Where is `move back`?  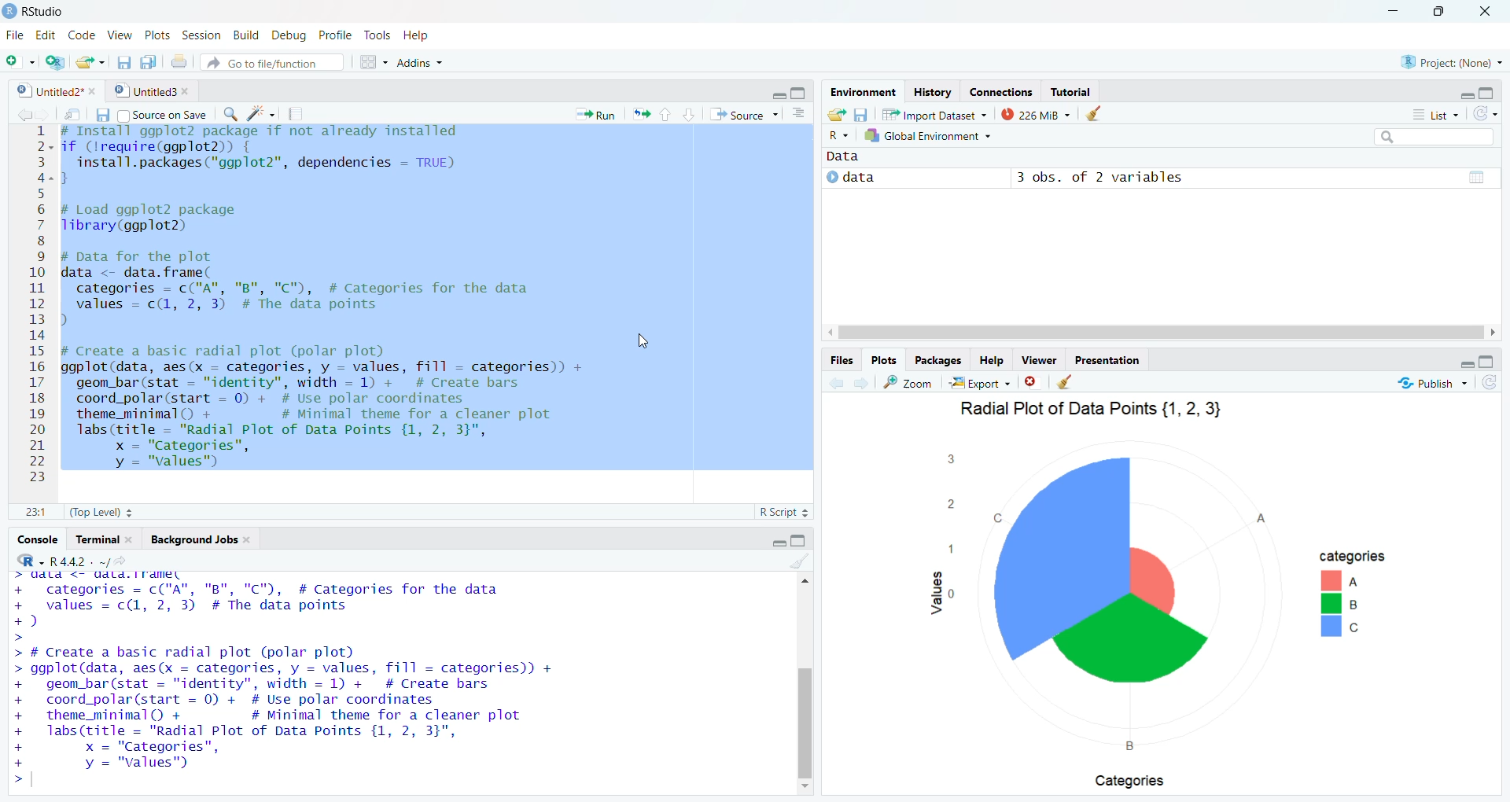 move back is located at coordinates (838, 382).